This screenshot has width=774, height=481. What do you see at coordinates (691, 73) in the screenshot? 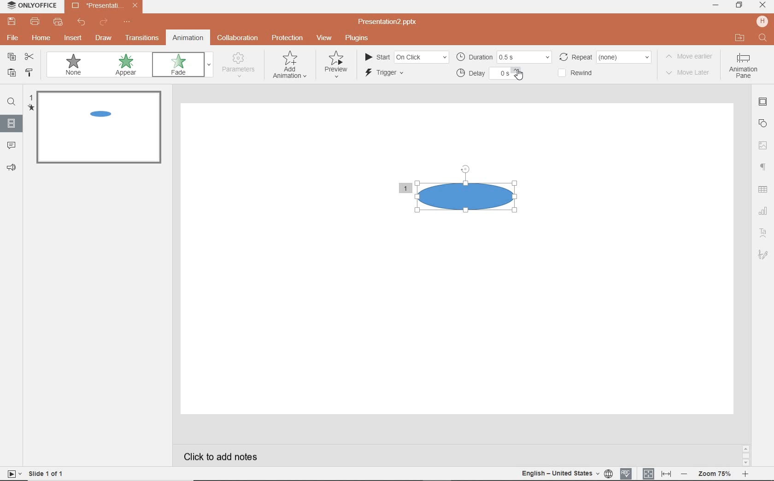
I see `move later` at bounding box center [691, 73].